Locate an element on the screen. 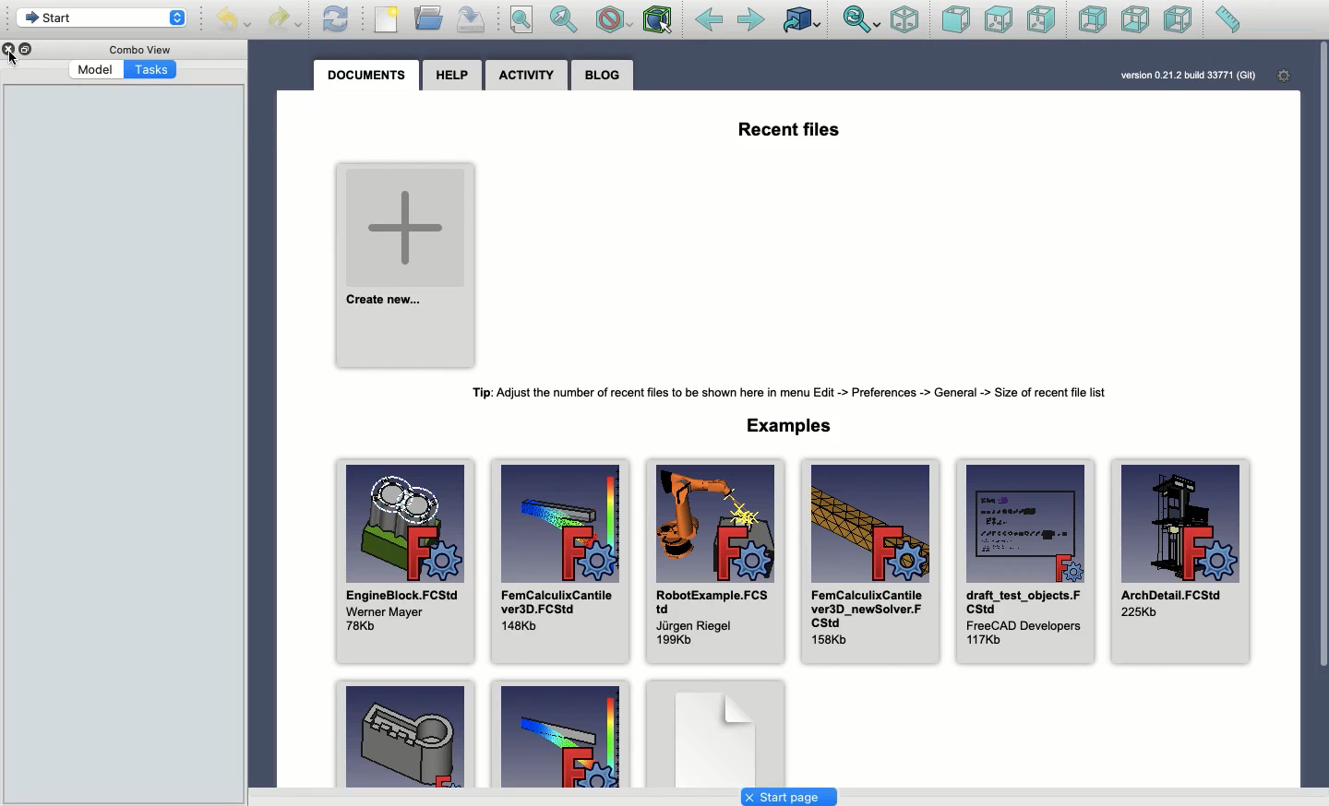 The width and height of the screenshot is (1329, 806). draft_test_objects.FCStd is located at coordinates (1024, 563).